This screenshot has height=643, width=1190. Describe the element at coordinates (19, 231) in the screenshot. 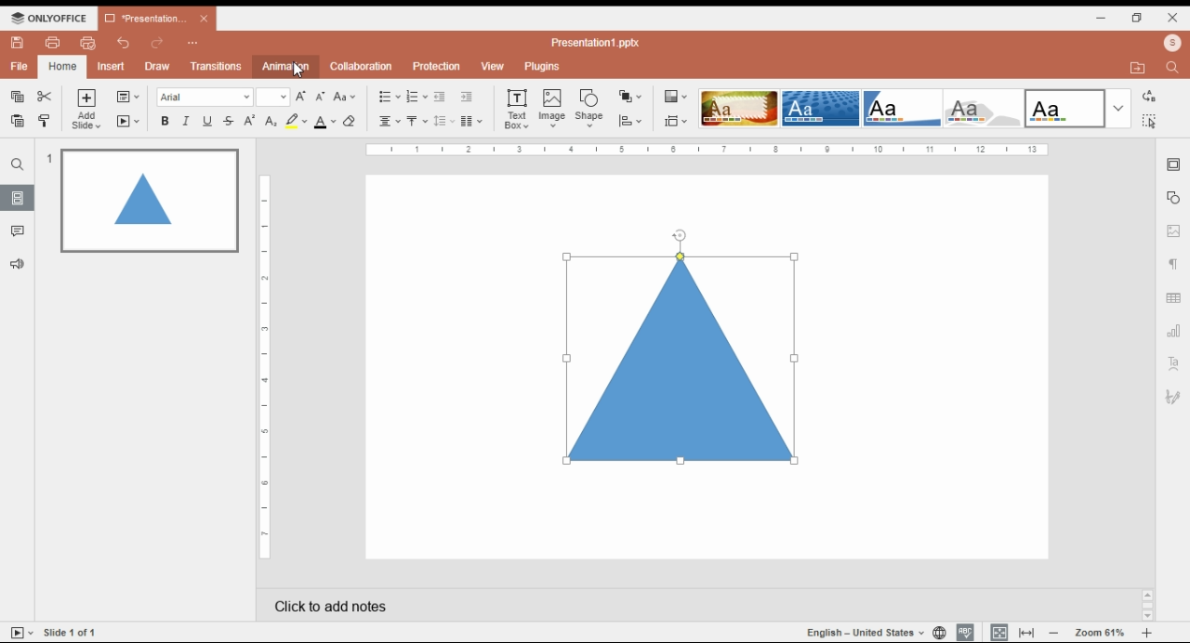

I see `comments` at that location.